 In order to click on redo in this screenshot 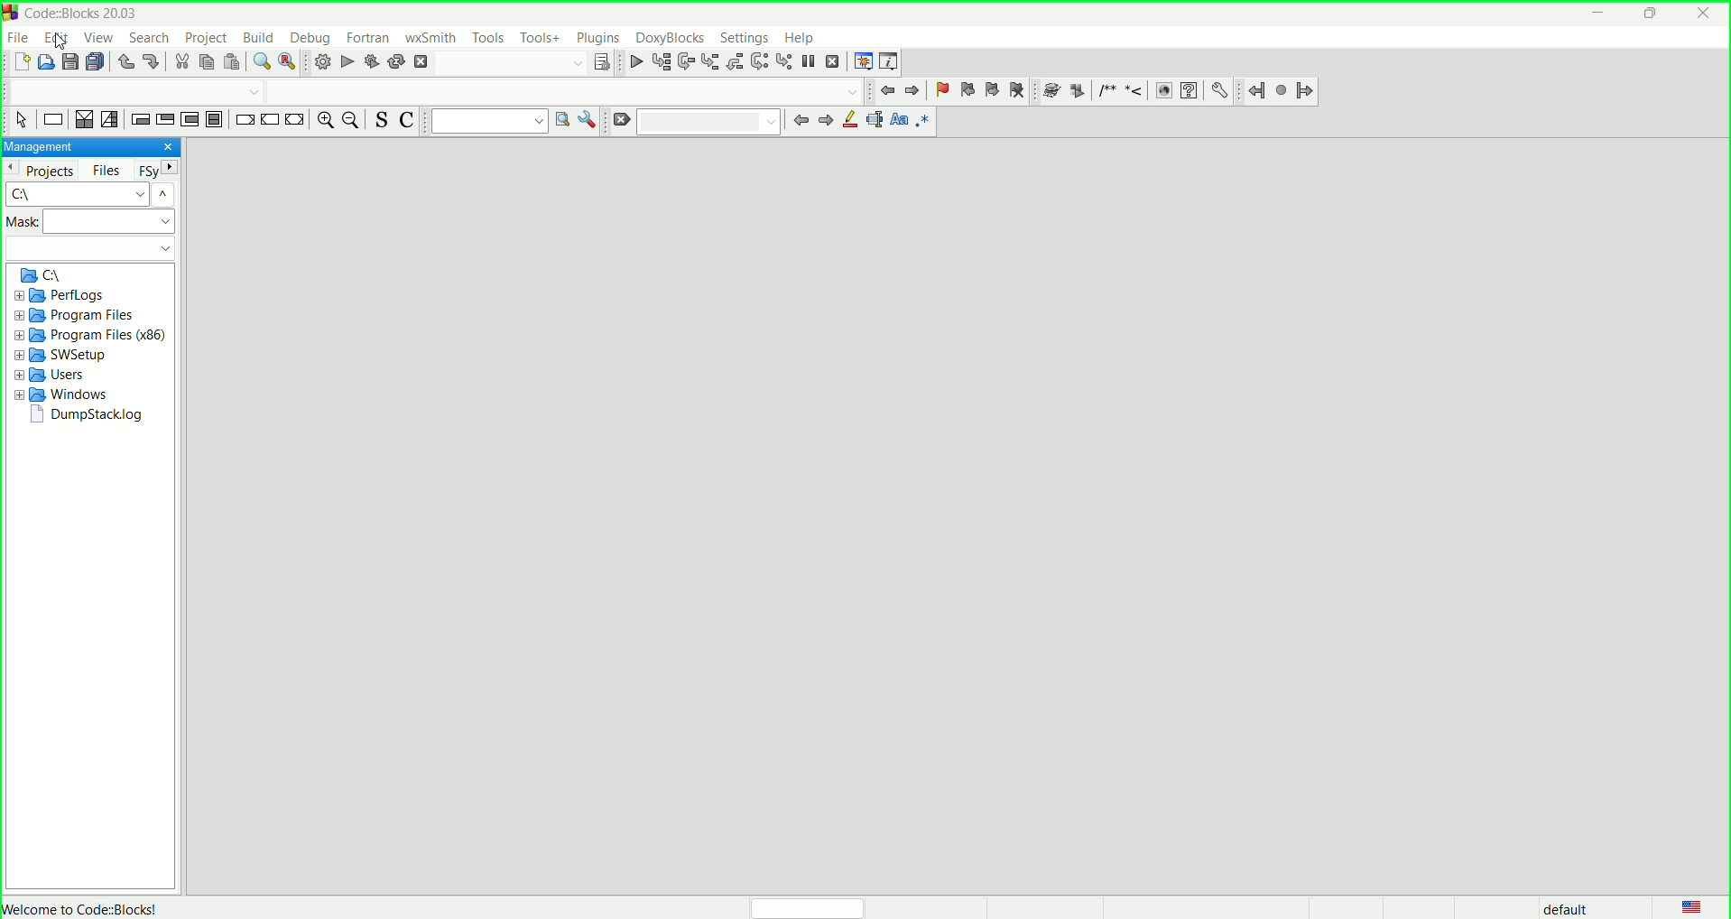, I will do `click(151, 64)`.